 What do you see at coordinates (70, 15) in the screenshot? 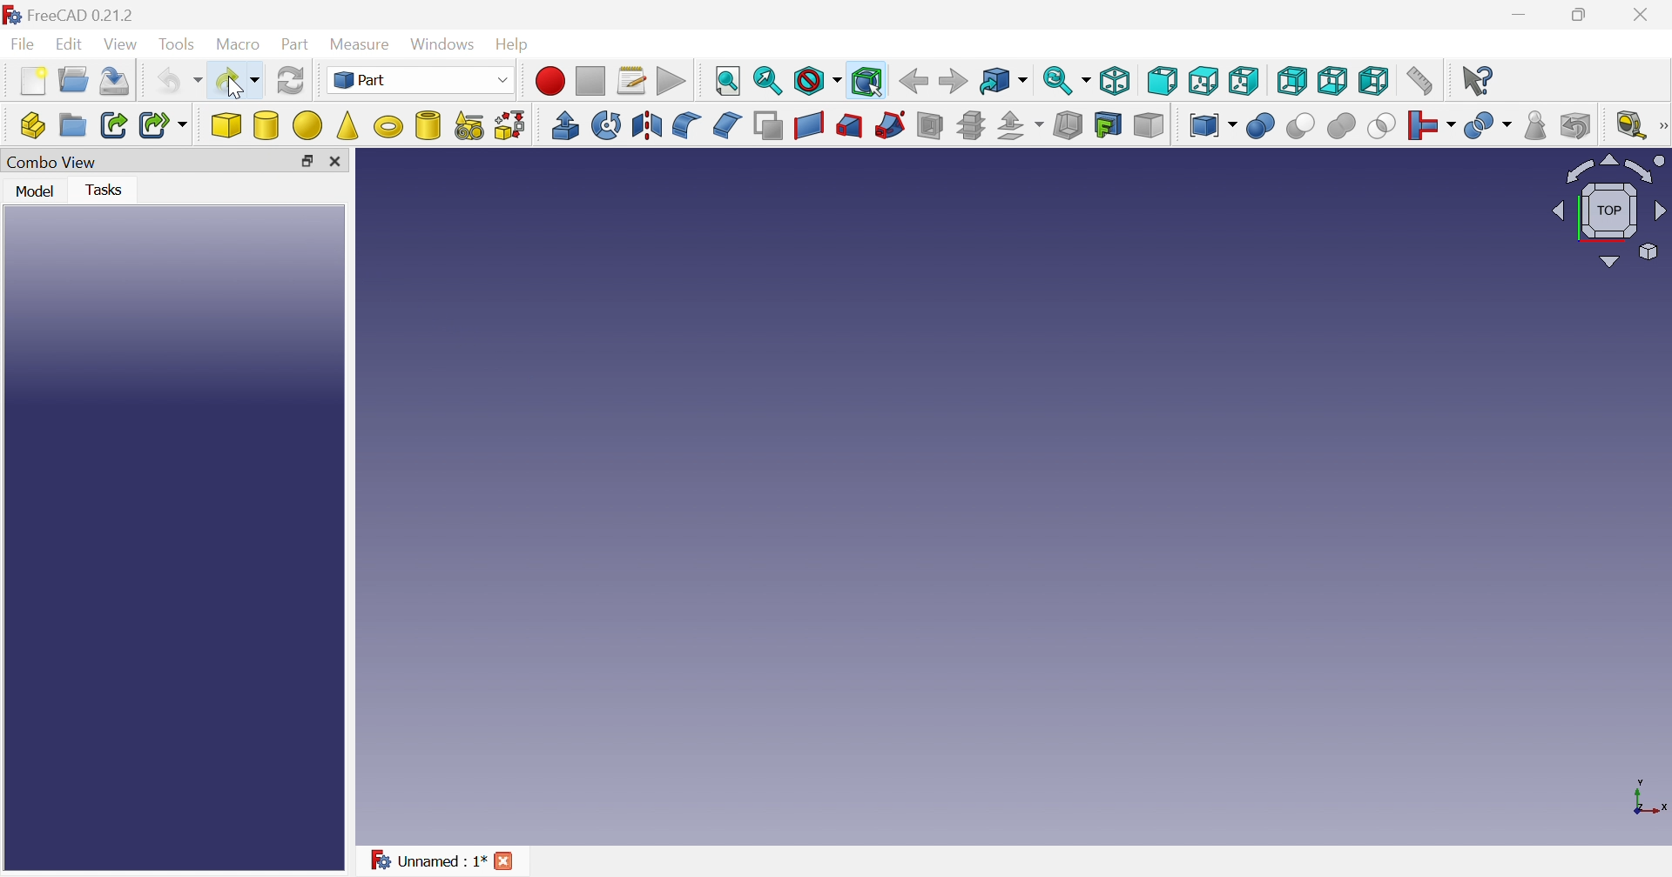
I see `FreeCAD 0.21.2` at bounding box center [70, 15].